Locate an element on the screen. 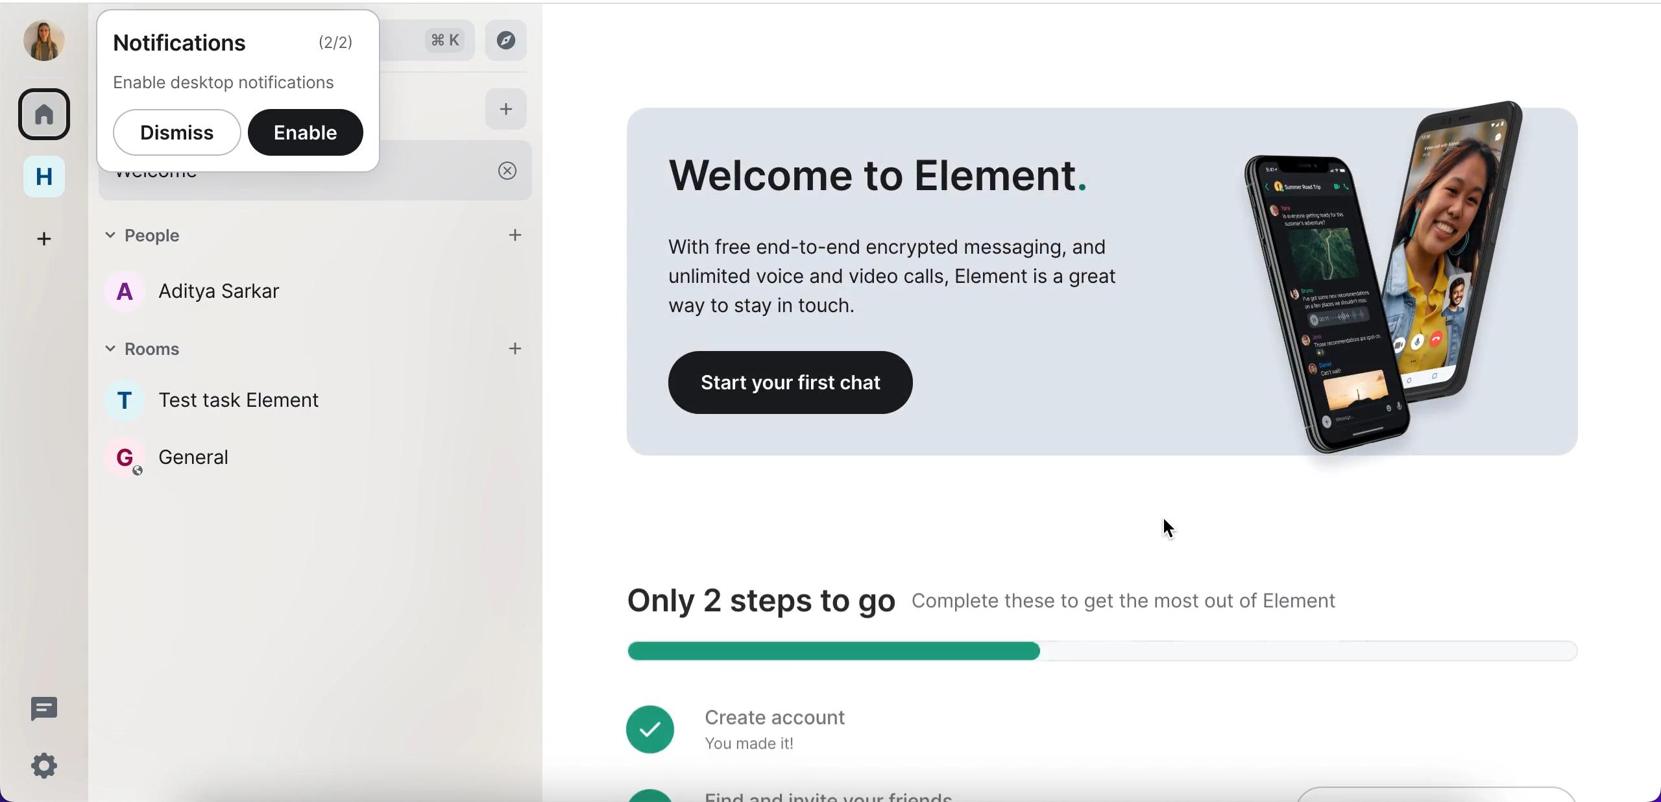 The width and height of the screenshot is (1661, 802). enable desktop notifications is located at coordinates (237, 82).